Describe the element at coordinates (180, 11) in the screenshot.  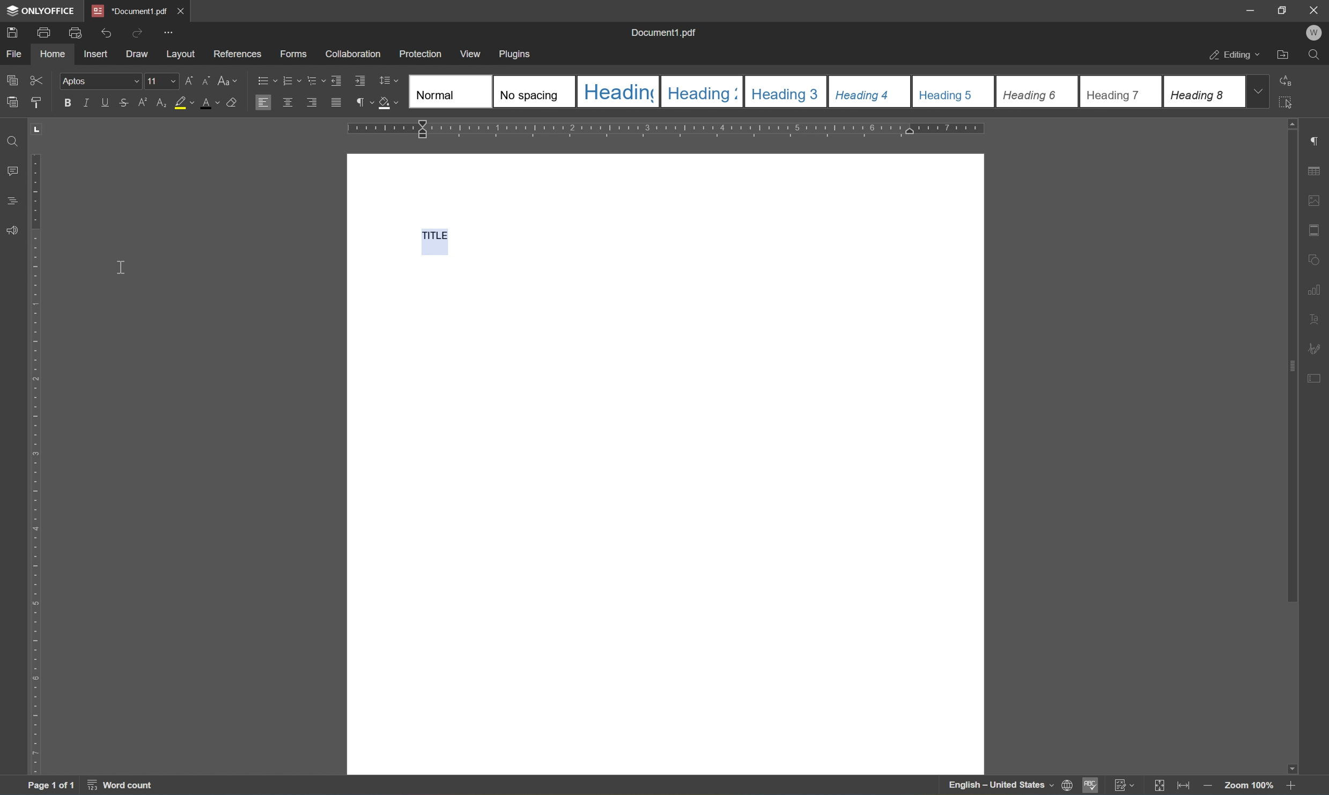
I see `close` at that location.